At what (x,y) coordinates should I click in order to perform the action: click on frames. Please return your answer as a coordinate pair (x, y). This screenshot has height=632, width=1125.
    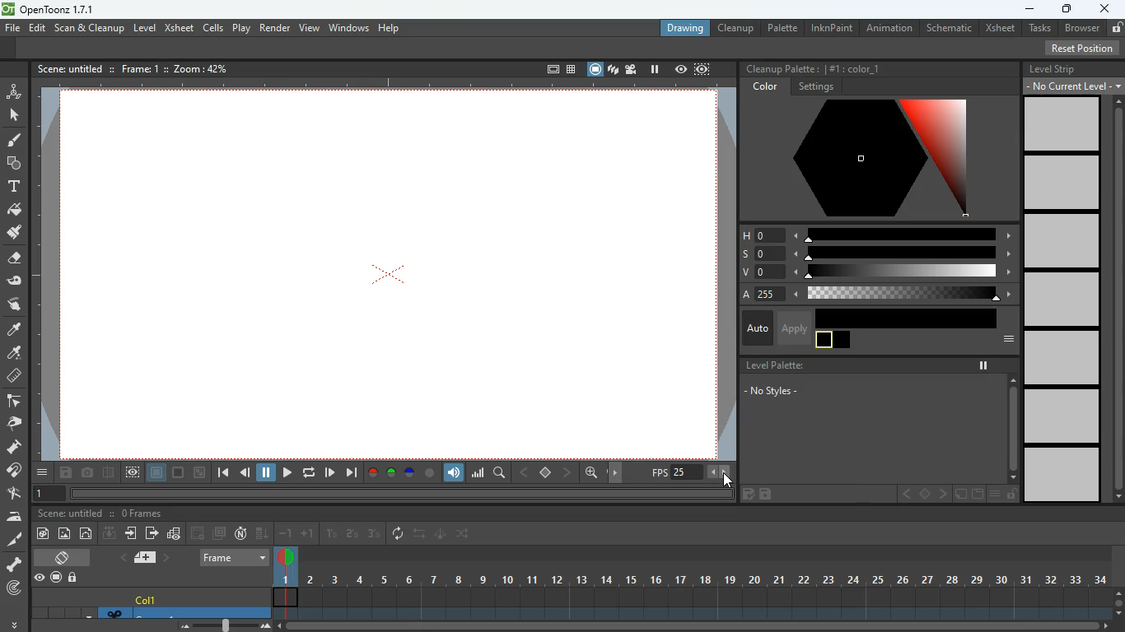
    Looking at the image, I should click on (691, 583).